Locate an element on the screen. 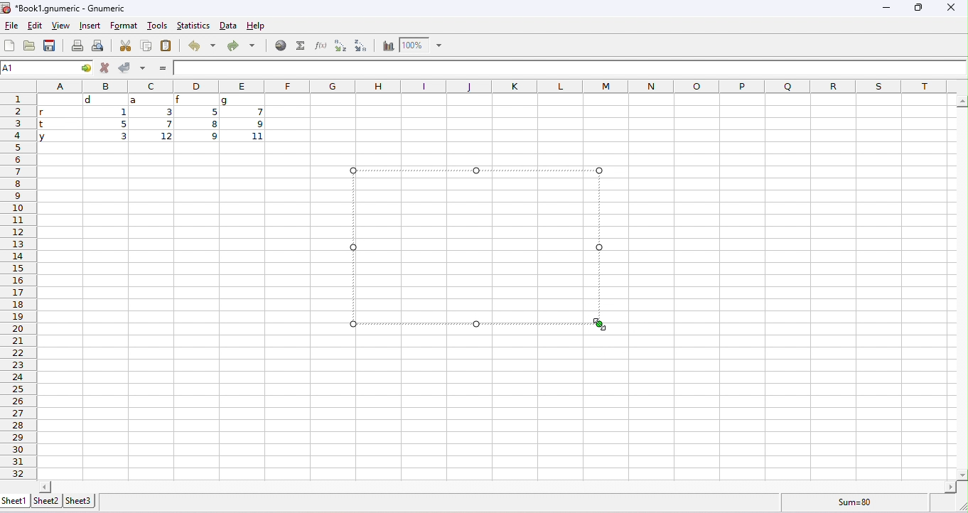 Image resolution: width=968 pixels, height=513 pixels. sheet1 is located at coordinates (14, 500).